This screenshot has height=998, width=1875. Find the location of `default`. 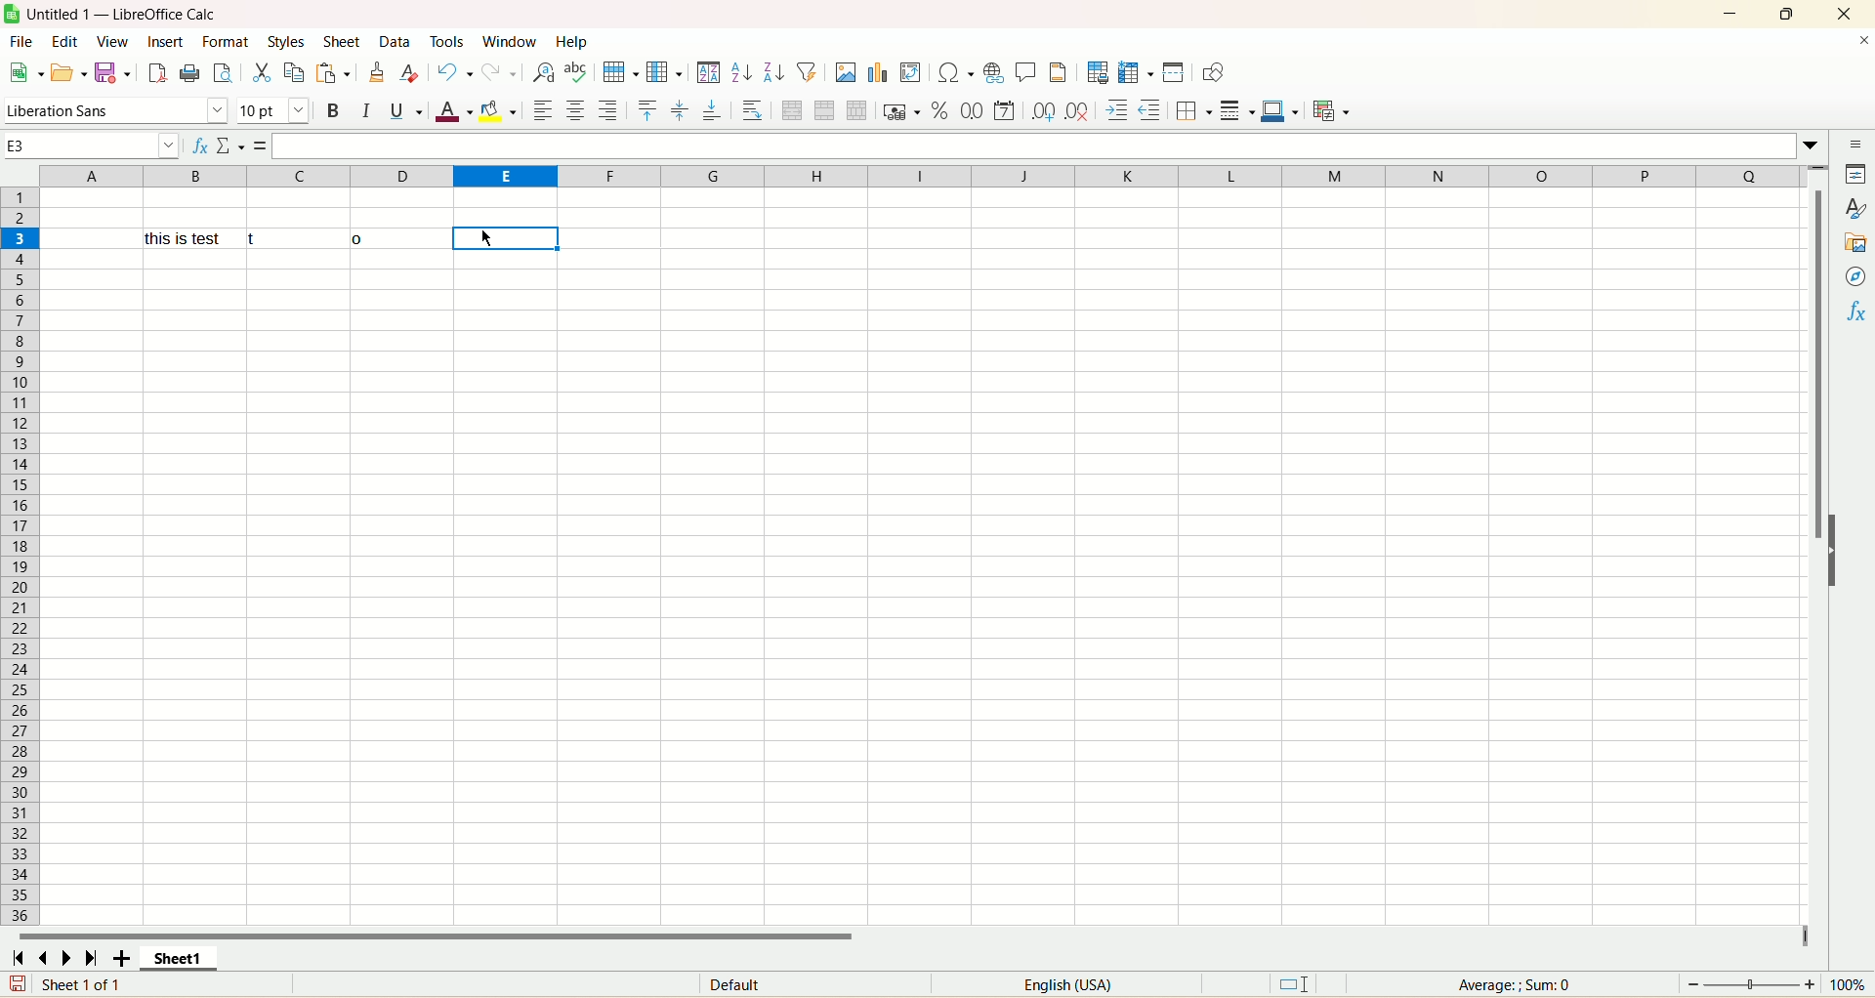

default is located at coordinates (754, 982).